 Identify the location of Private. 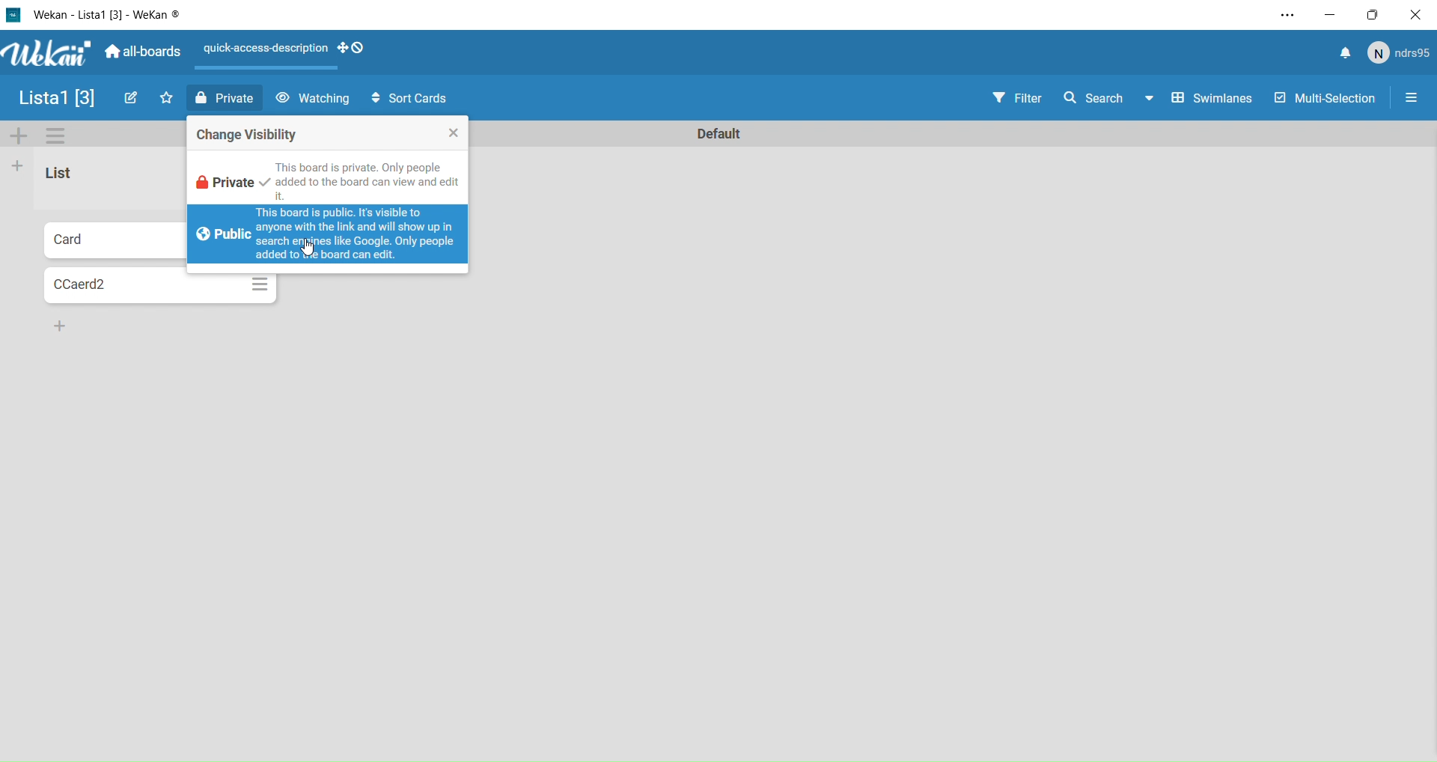
(225, 100).